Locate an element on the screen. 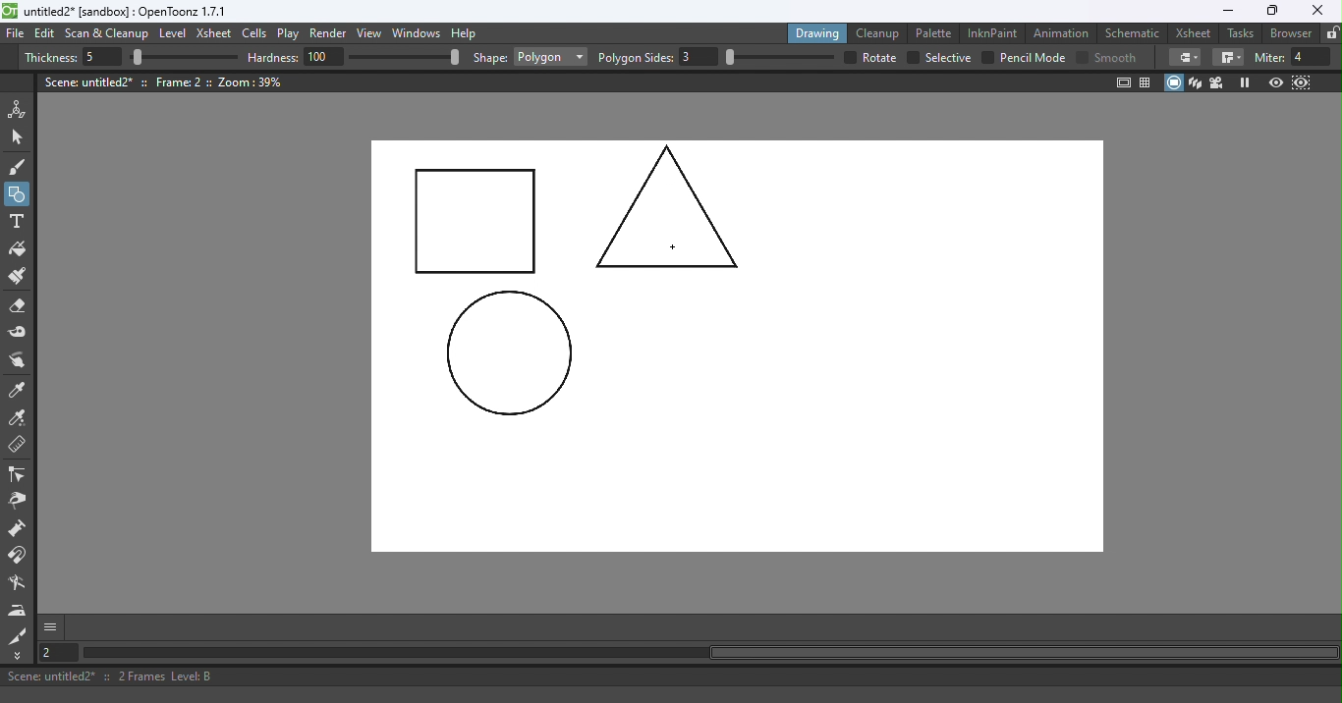  Safe area is located at coordinates (1122, 82).